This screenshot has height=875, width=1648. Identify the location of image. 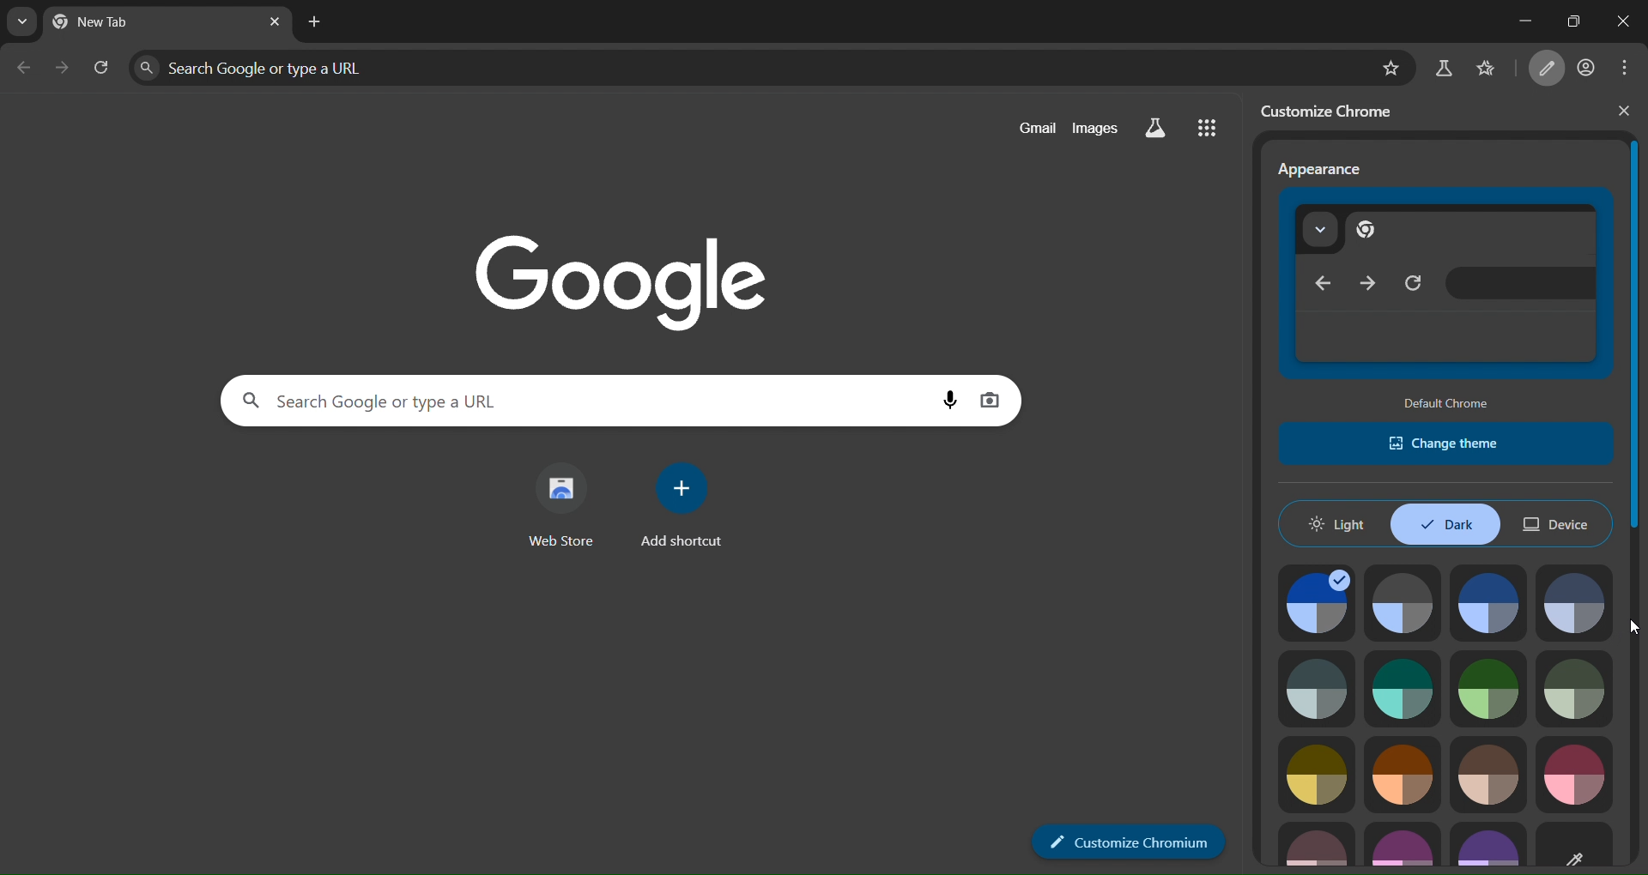
(1574, 603).